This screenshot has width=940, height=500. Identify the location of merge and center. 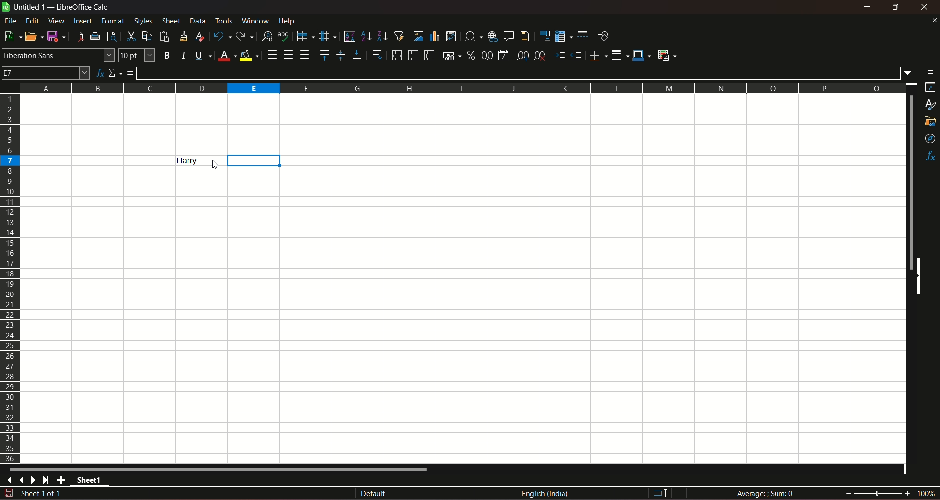
(396, 55).